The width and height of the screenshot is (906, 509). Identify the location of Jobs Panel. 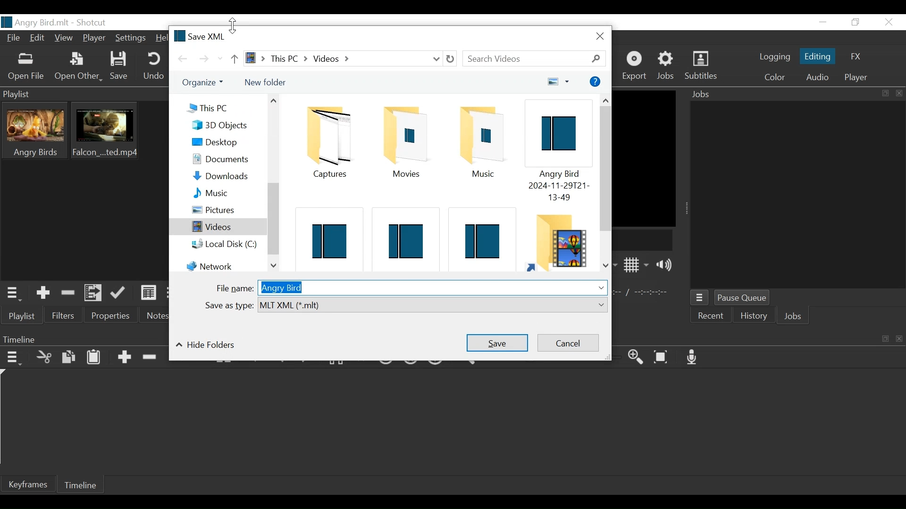
(799, 197).